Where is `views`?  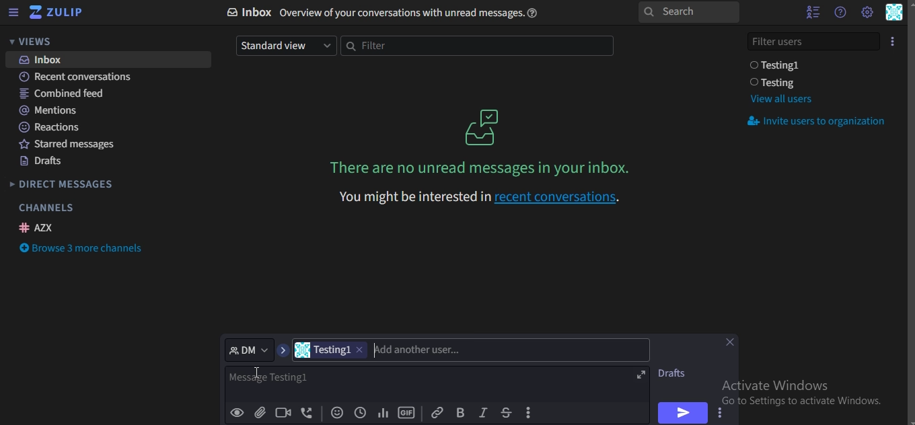
views is located at coordinates (37, 42).